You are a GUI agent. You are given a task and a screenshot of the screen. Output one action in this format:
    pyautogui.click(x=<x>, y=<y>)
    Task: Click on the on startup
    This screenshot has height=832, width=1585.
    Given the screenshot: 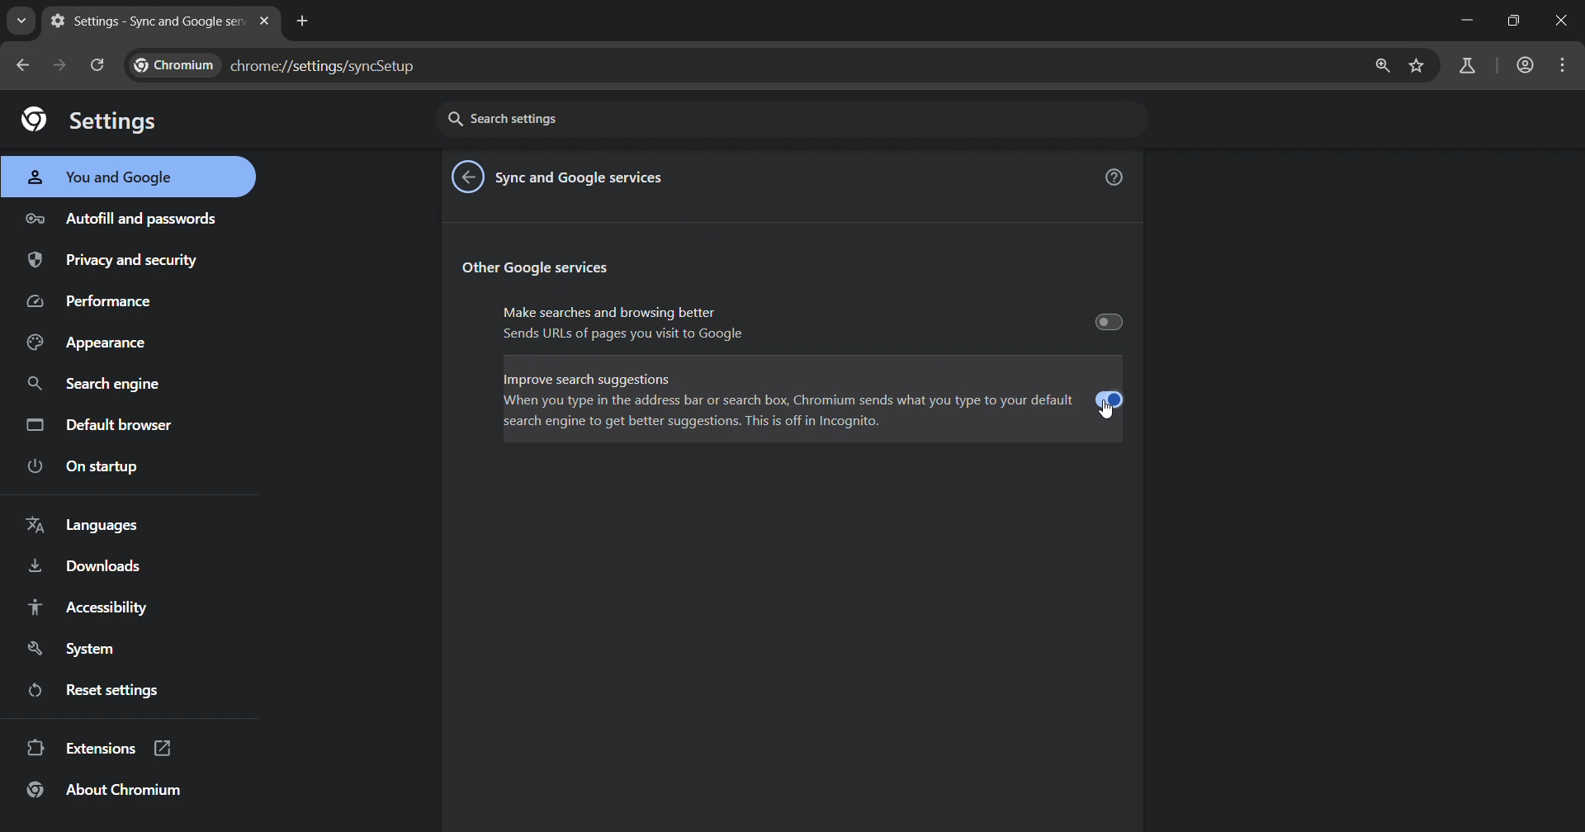 What is the action you would take?
    pyautogui.click(x=83, y=467)
    